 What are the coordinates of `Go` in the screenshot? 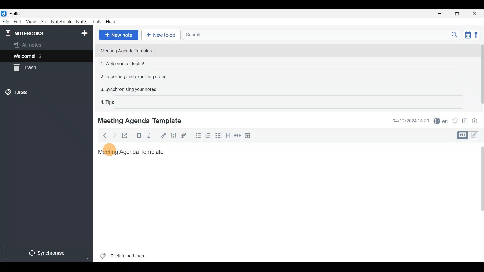 It's located at (43, 21).